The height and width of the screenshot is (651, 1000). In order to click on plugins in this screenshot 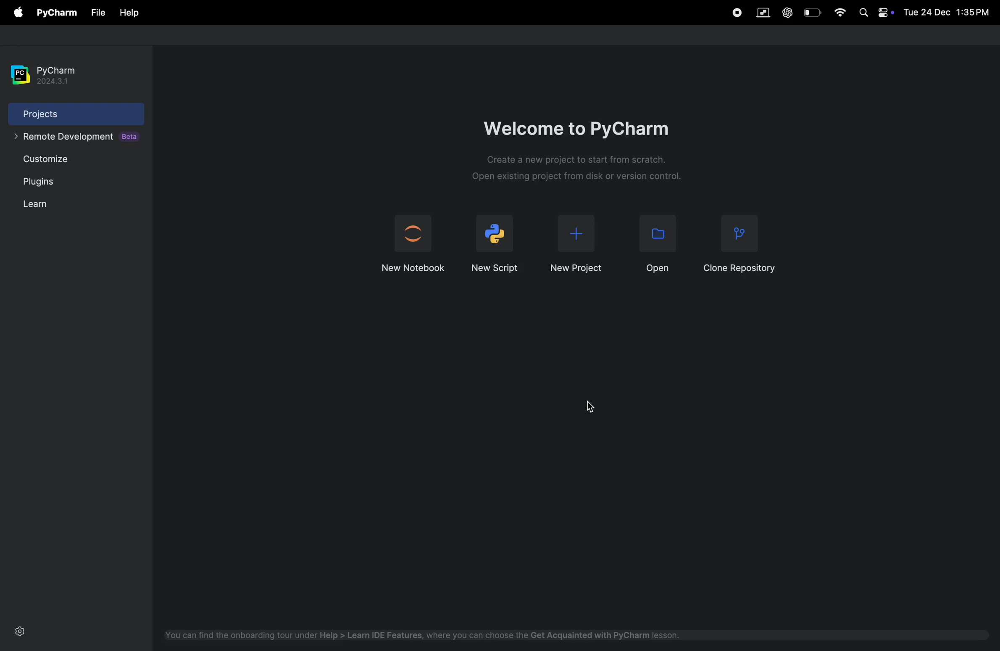, I will do `click(42, 182)`.